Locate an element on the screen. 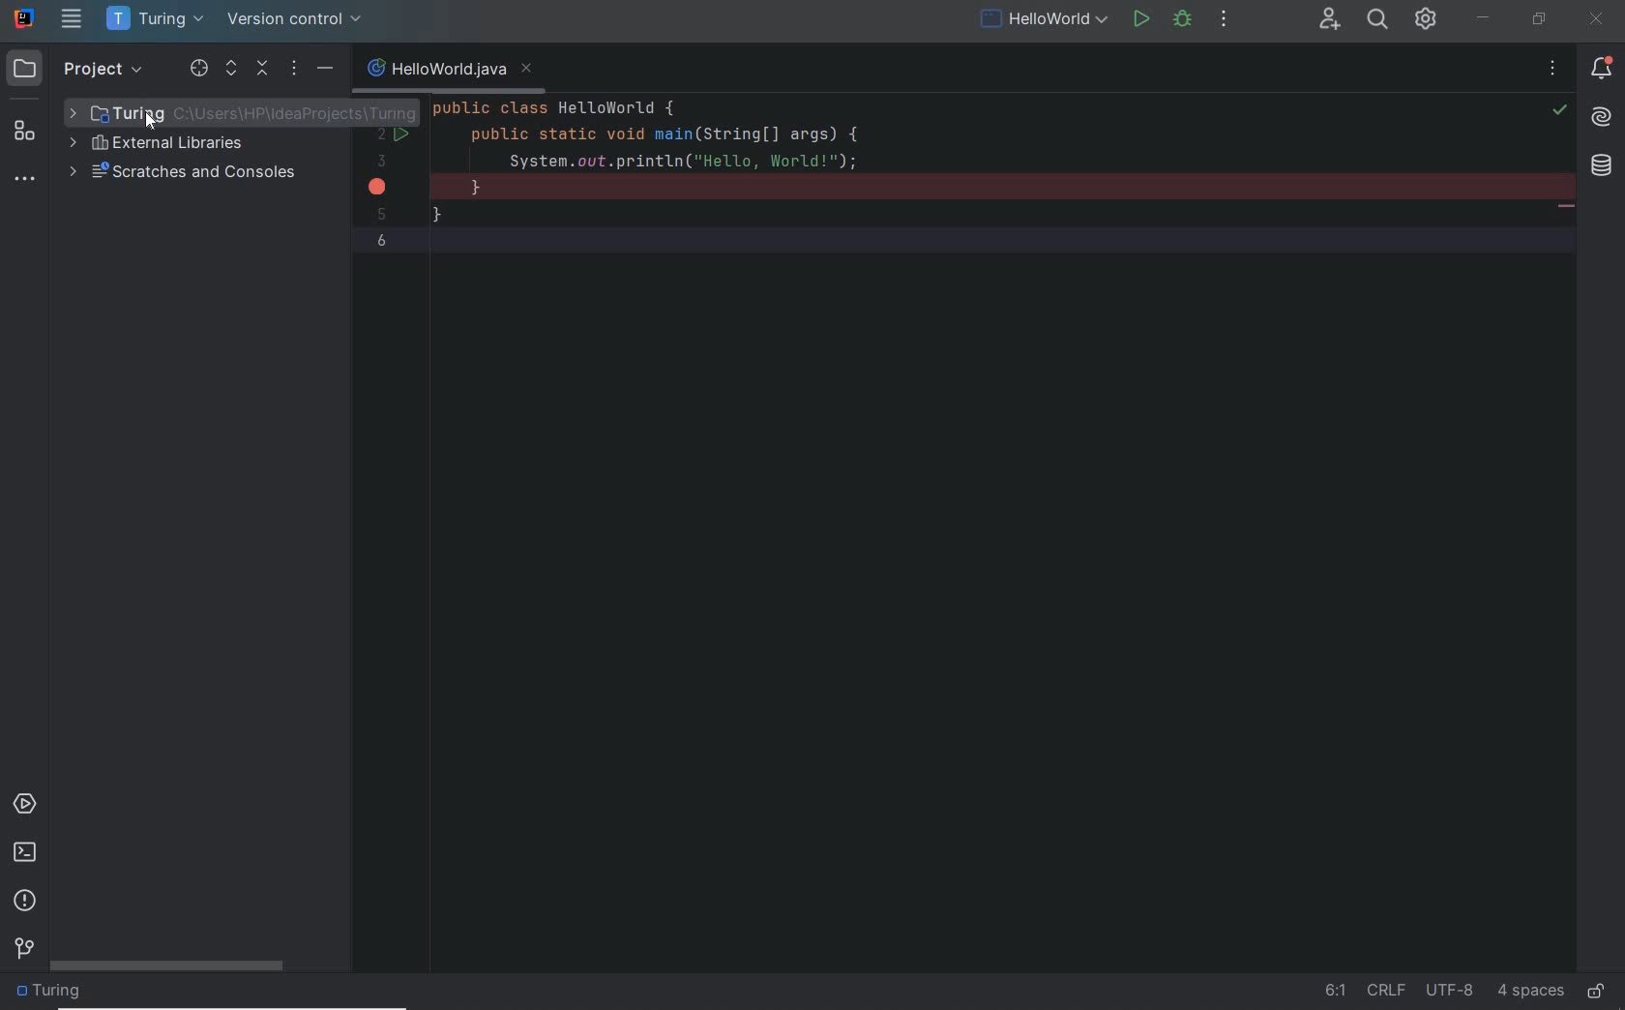 Image resolution: width=1625 pixels, height=1010 pixels. AI Assistant is located at coordinates (1602, 118).